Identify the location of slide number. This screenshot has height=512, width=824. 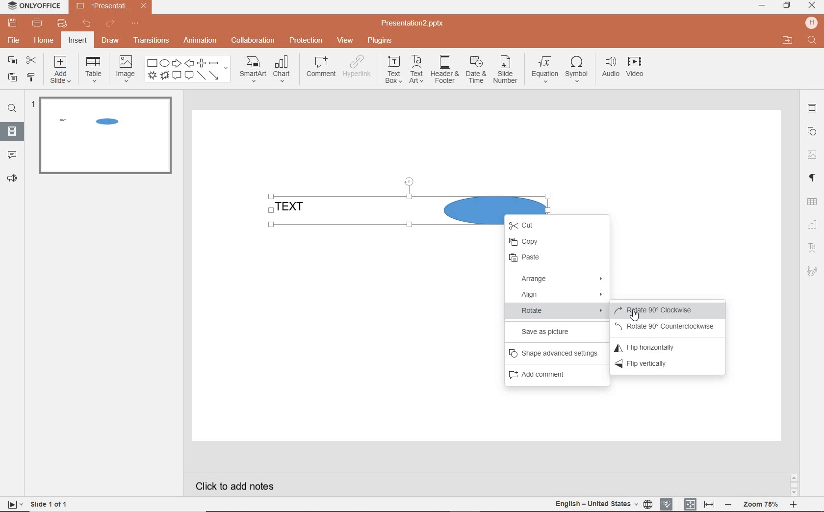
(505, 71).